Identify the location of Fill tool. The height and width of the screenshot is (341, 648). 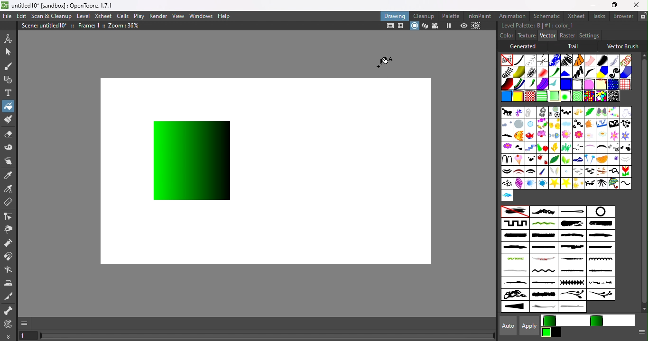
(8, 106).